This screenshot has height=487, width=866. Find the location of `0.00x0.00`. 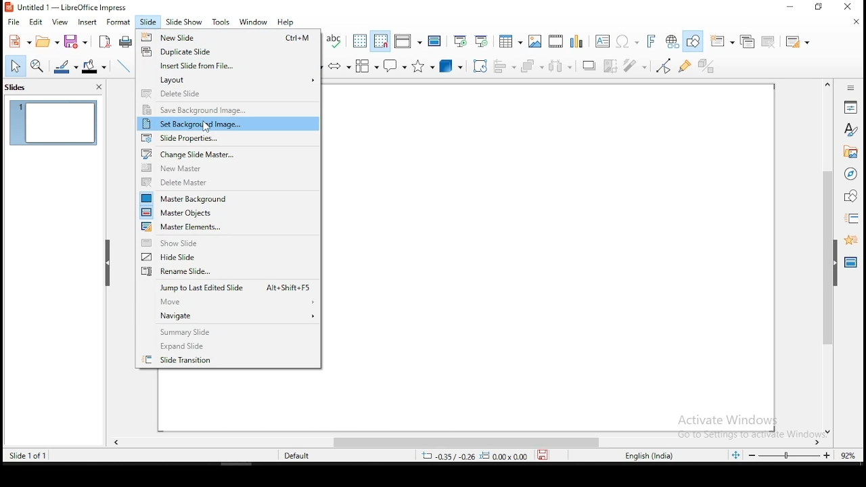

0.00x0.00 is located at coordinates (505, 457).